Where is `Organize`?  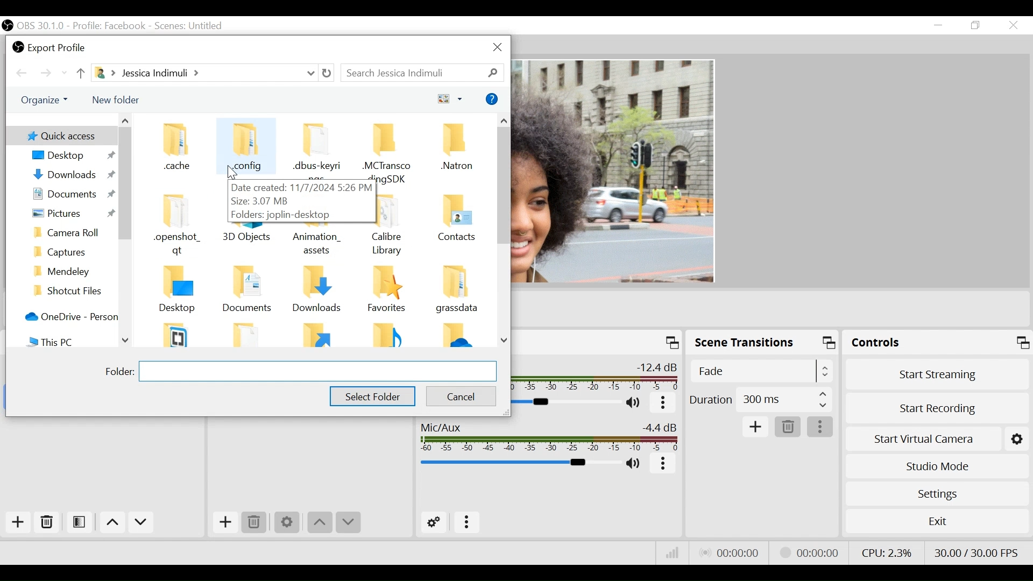 Organize is located at coordinates (47, 101).